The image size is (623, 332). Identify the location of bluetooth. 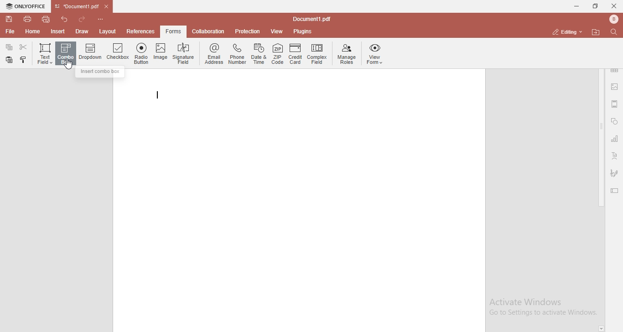
(611, 19).